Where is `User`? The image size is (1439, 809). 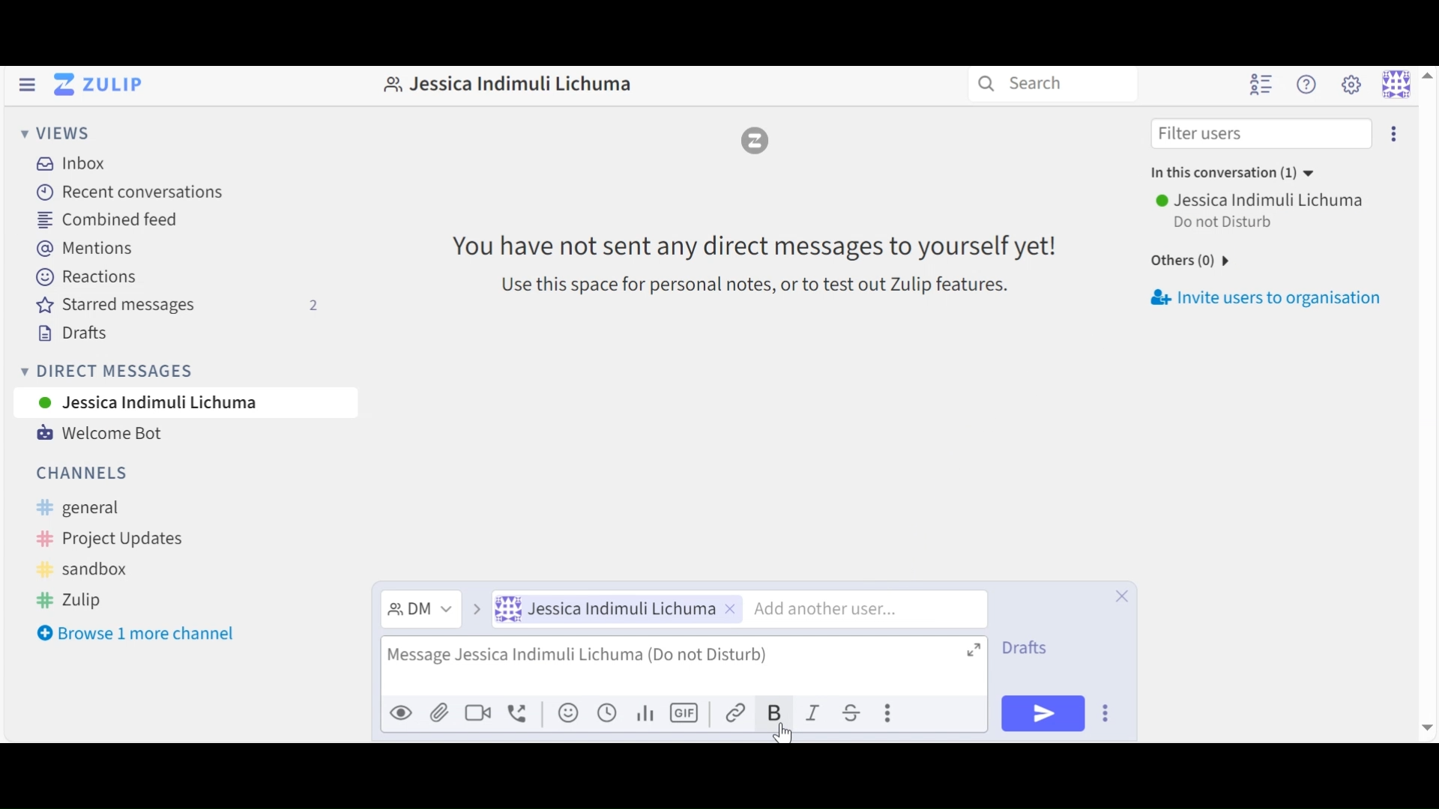
User is located at coordinates (161, 403).